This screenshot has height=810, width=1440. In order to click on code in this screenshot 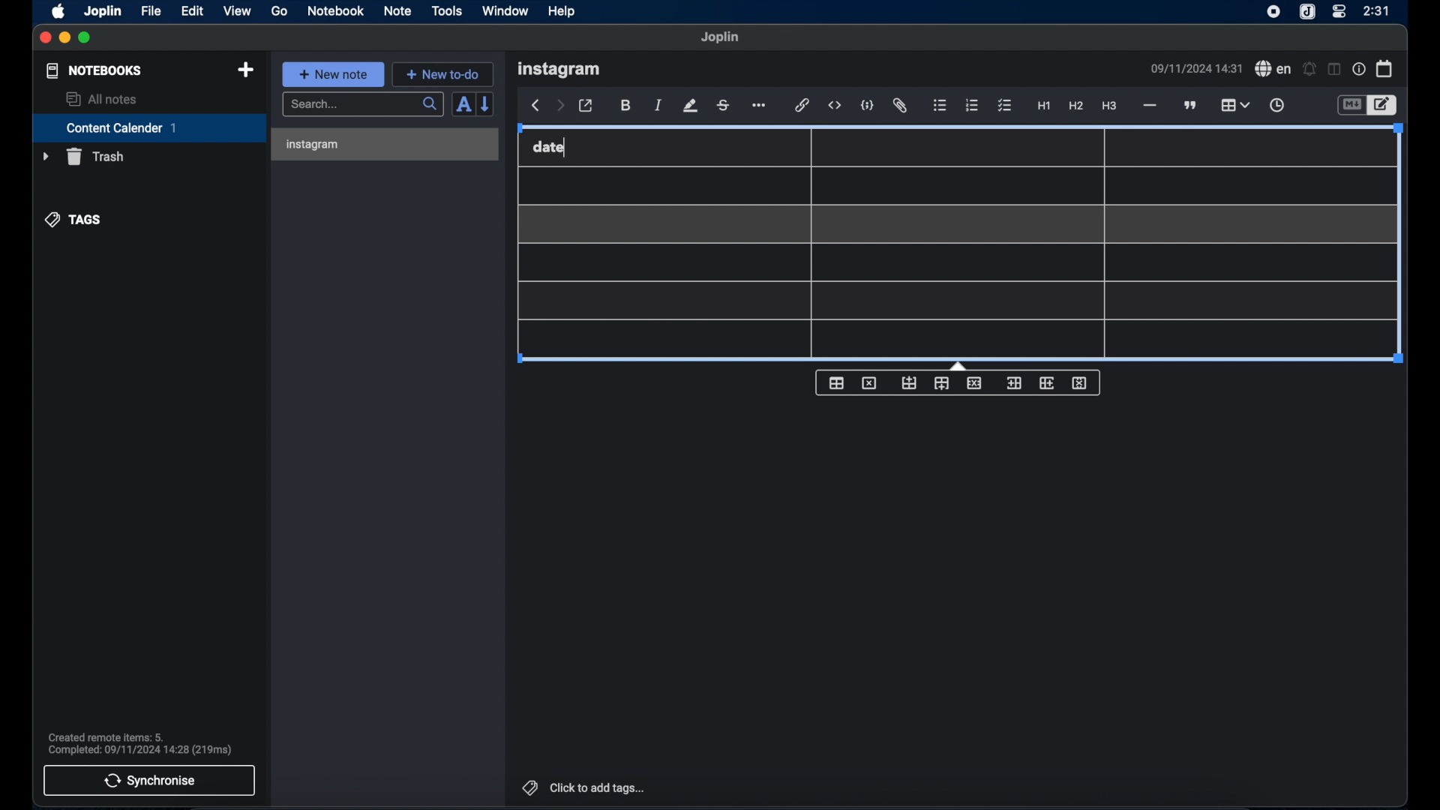, I will do `click(866, 105)`.